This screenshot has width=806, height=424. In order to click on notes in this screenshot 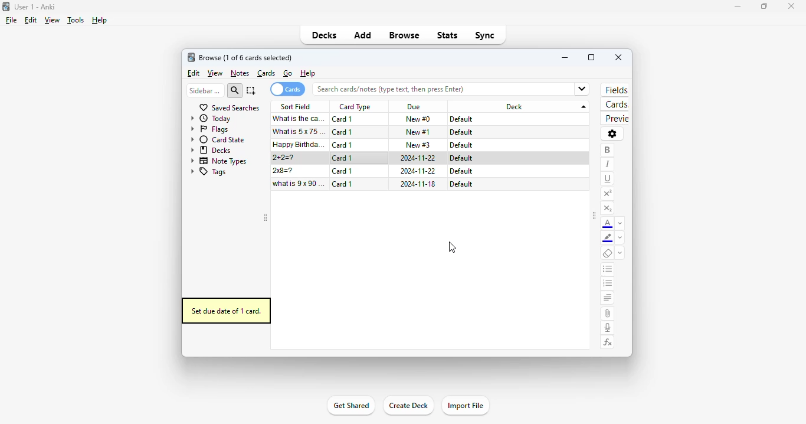, I will do `click(240, 73)`.